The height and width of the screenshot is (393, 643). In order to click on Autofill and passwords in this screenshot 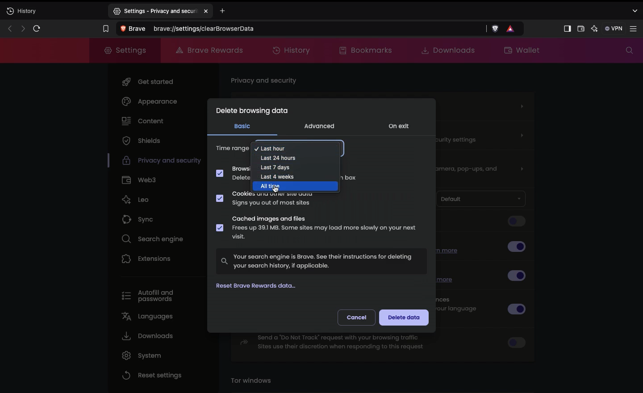, I will do `click(148, 293)`.